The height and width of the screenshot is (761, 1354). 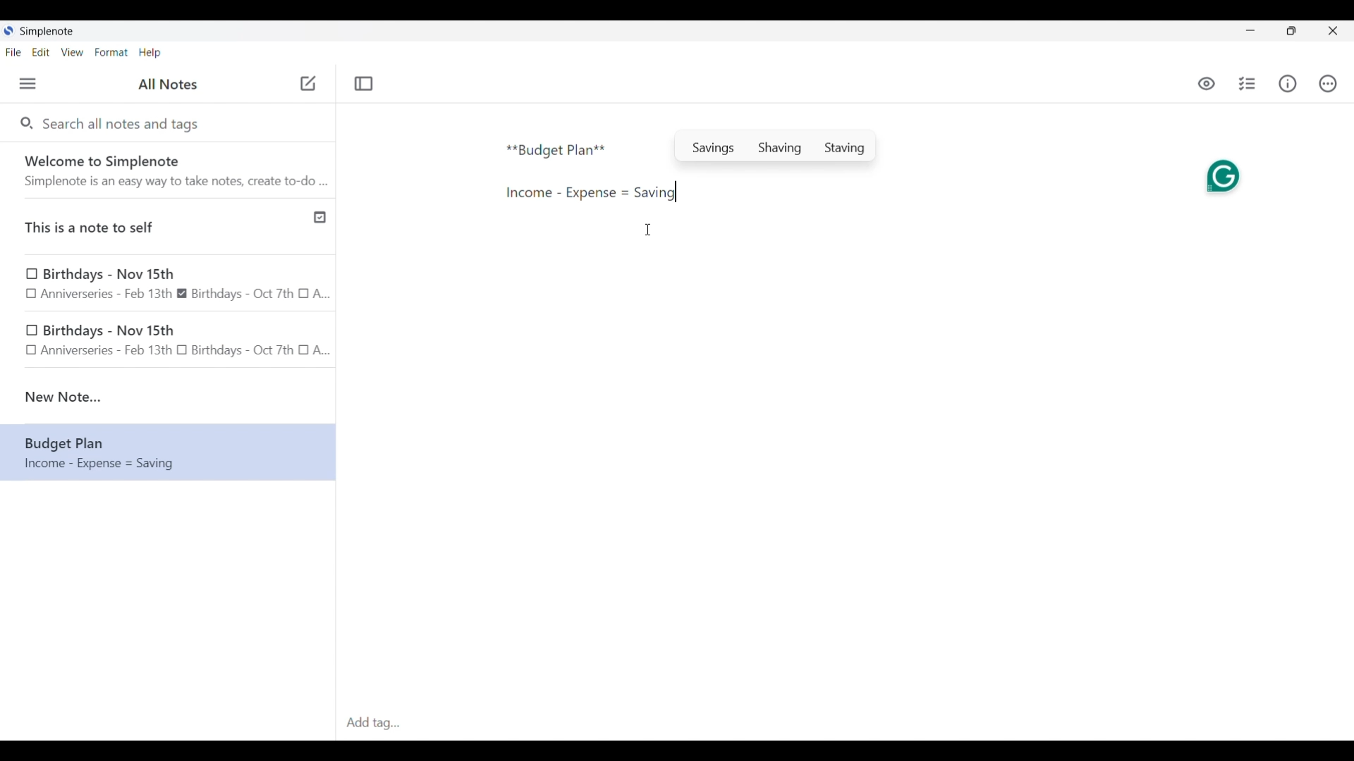 What do you see at coordinates (13, 51) in the screenshot?
I see `File menu` at bounding box center [13, 51].